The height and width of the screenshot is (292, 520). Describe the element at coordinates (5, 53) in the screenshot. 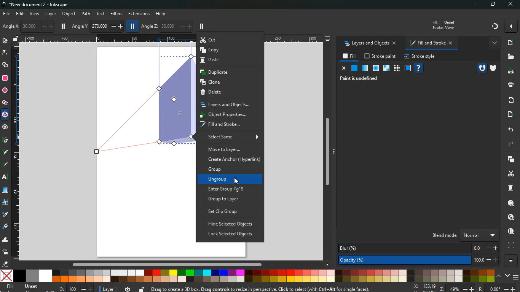

I see `edge` at that location.